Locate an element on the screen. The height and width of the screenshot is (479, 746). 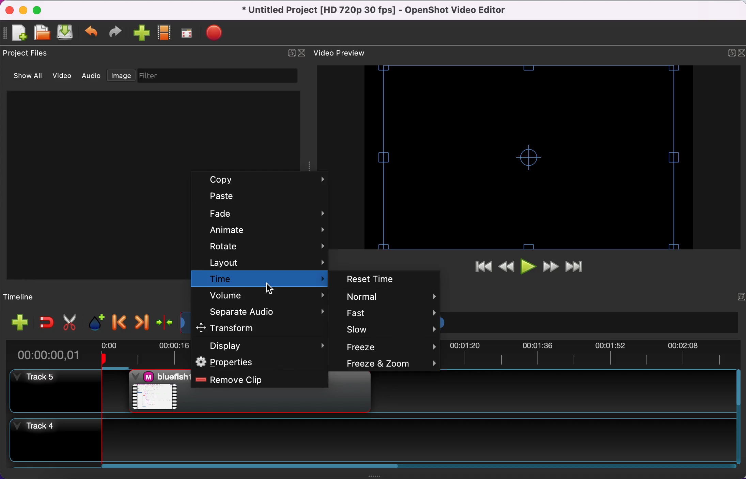
import file is located at coordinates (143, 34).